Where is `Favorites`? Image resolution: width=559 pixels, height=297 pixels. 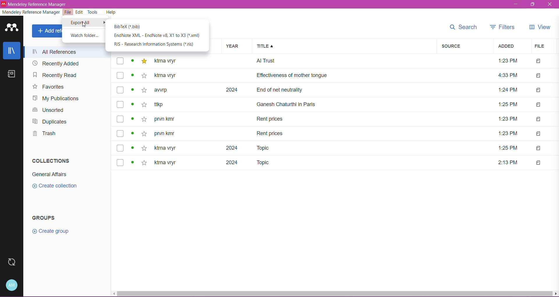
Favorites is located at coordinates (48, 87).